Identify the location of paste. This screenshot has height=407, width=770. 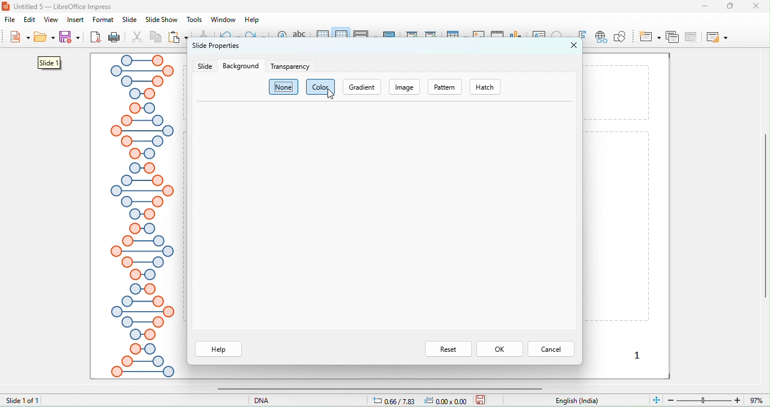
(179, 38).